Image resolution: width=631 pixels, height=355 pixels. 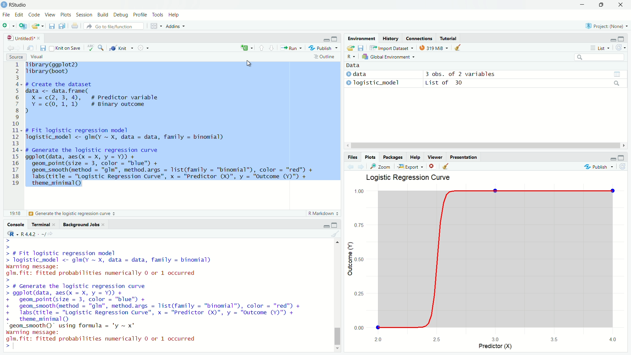 What do you see at coordinates (351, 57) in the screenshot?
I see `R` at bounding box center [351, 57].